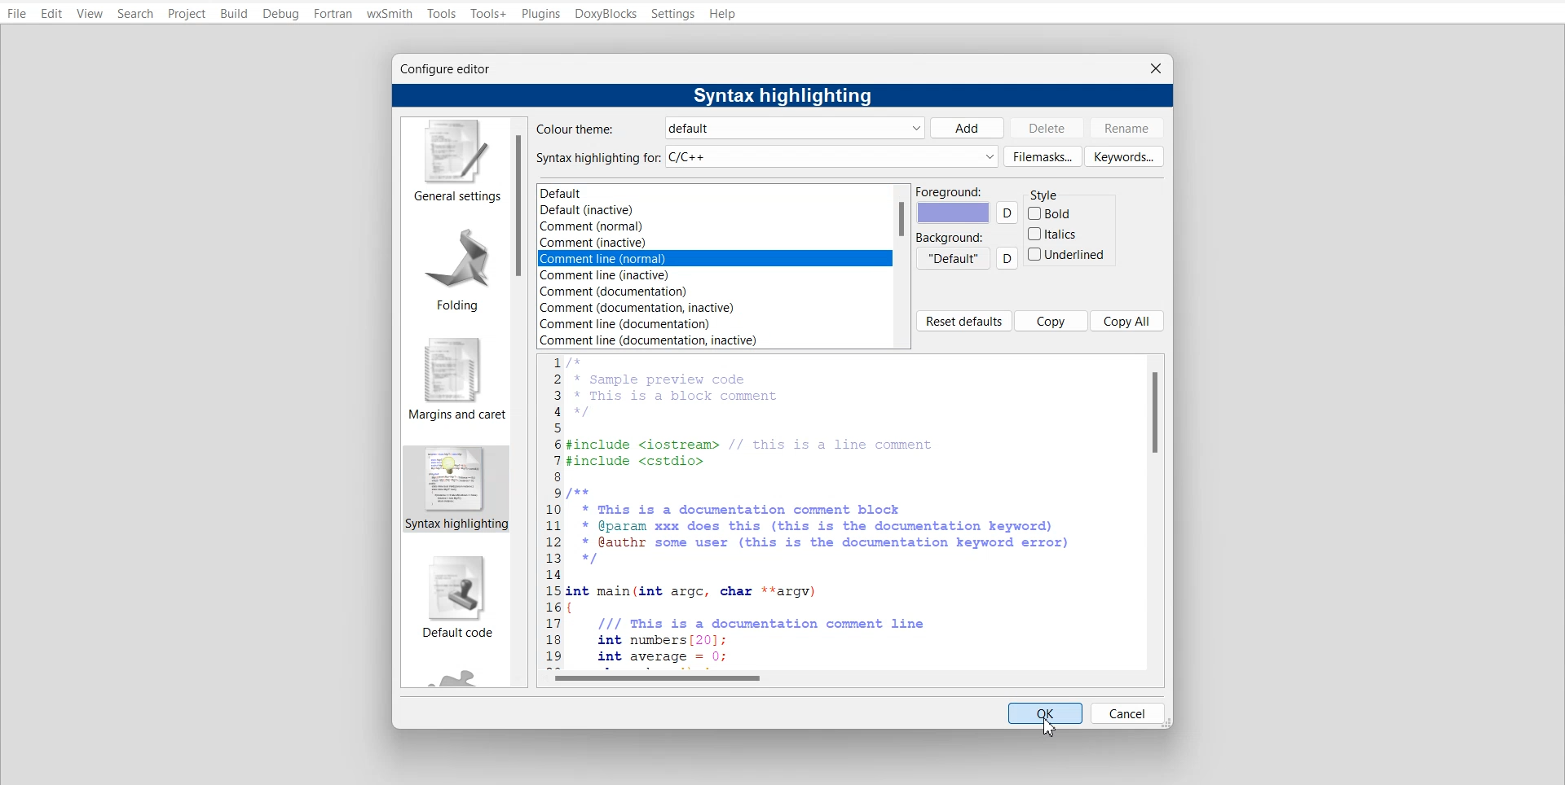 Image resolution: width=1565 pixels, height=785 pixels. I want to click on Copy all, so click(1128, 320).